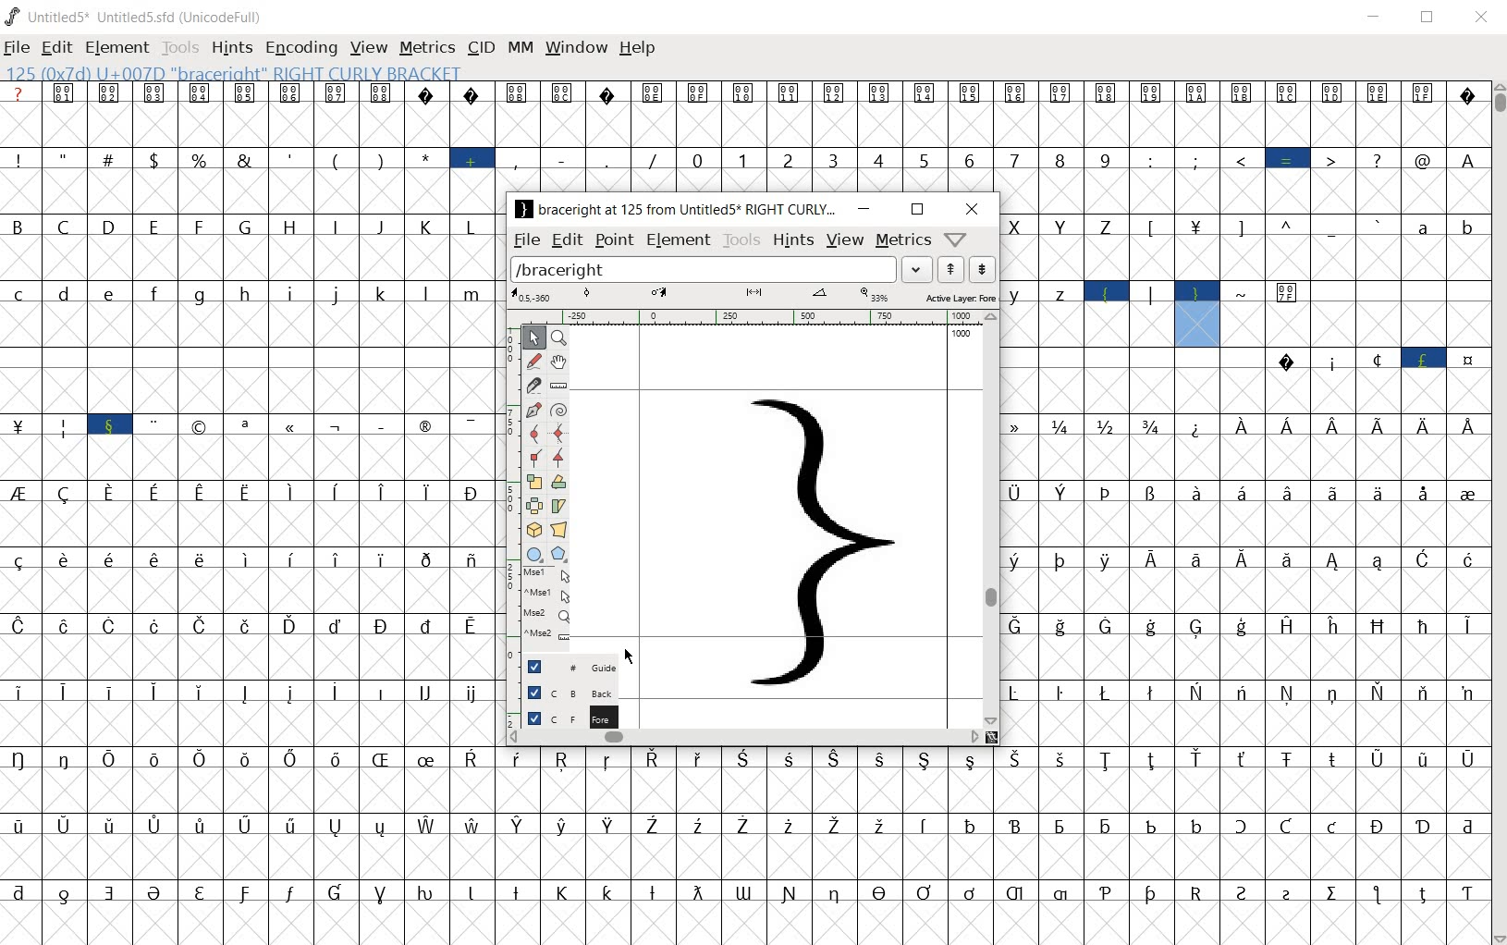 The image size is (1507, 945). What do you see at coordinates (981, 269) in the screenshot?
I see `show the previous word on the list` at bounding box center [981, 269].